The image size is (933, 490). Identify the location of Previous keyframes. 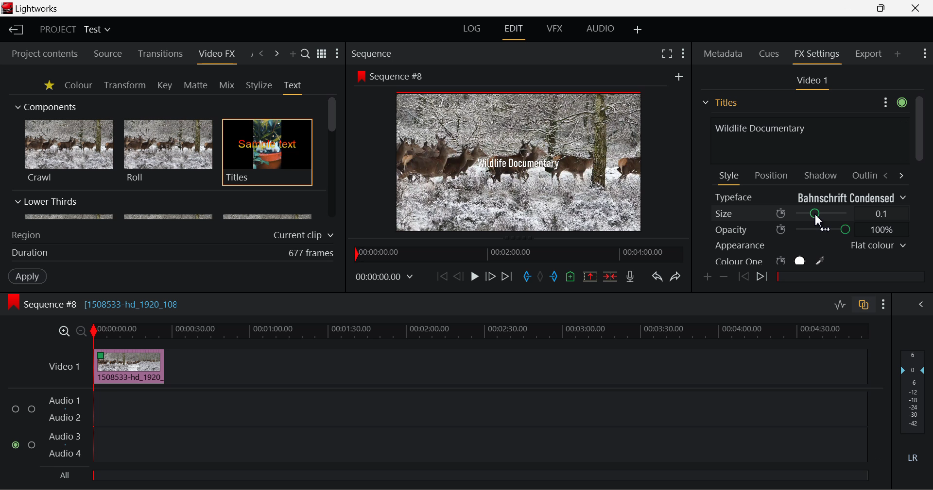
(743, 277).